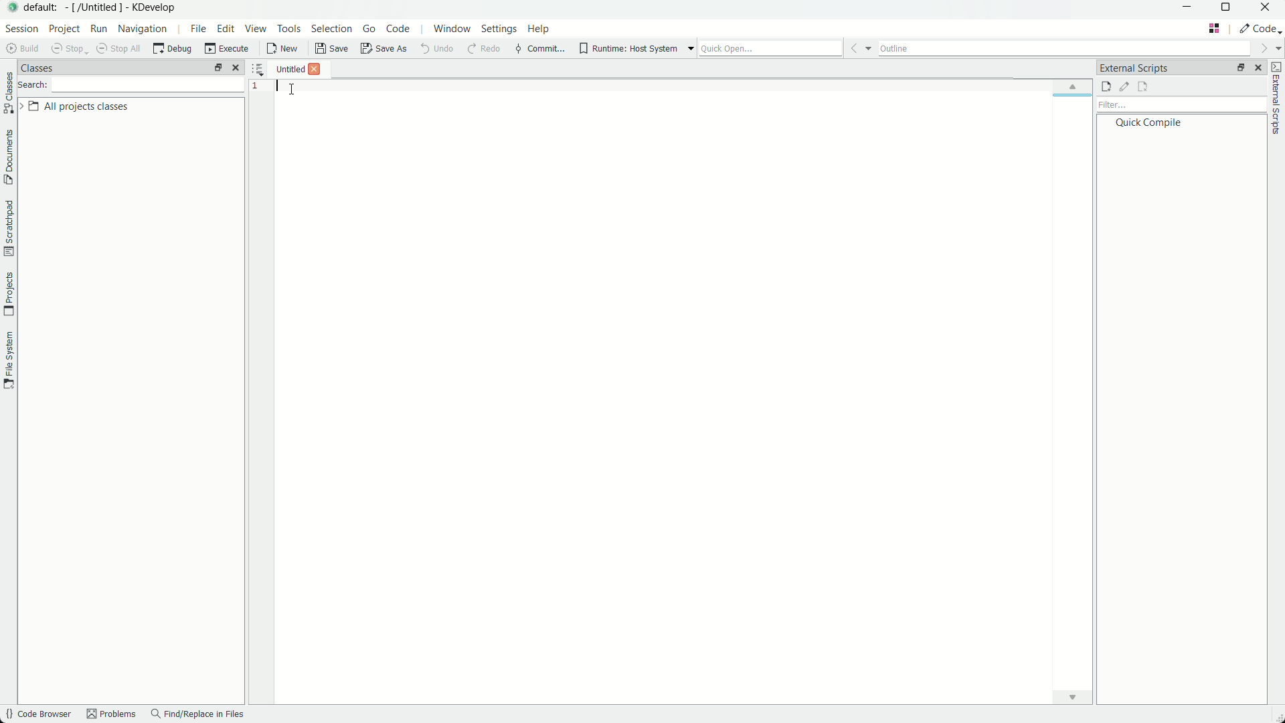 This screenshot has height=723, width=1285. I want to click on debug, so click(171, 51).